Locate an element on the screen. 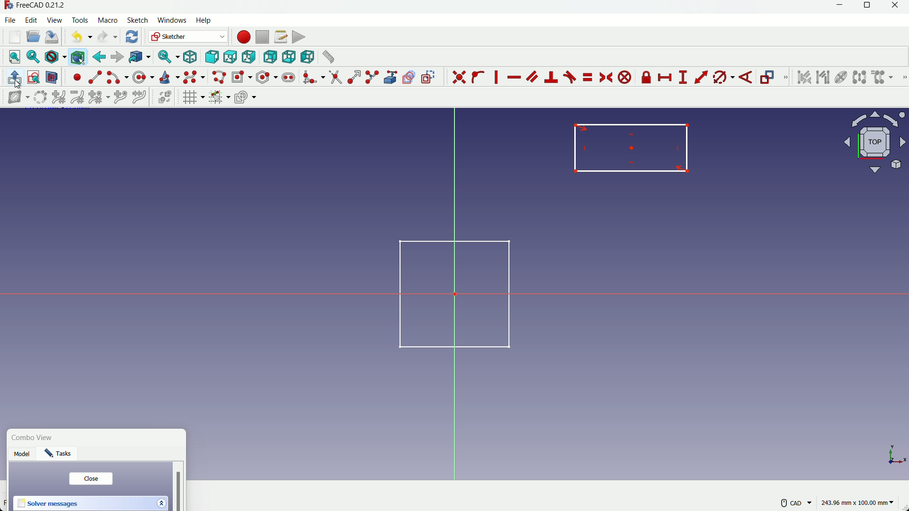  constraint horizontal distance is located at coordinates (666, 78).